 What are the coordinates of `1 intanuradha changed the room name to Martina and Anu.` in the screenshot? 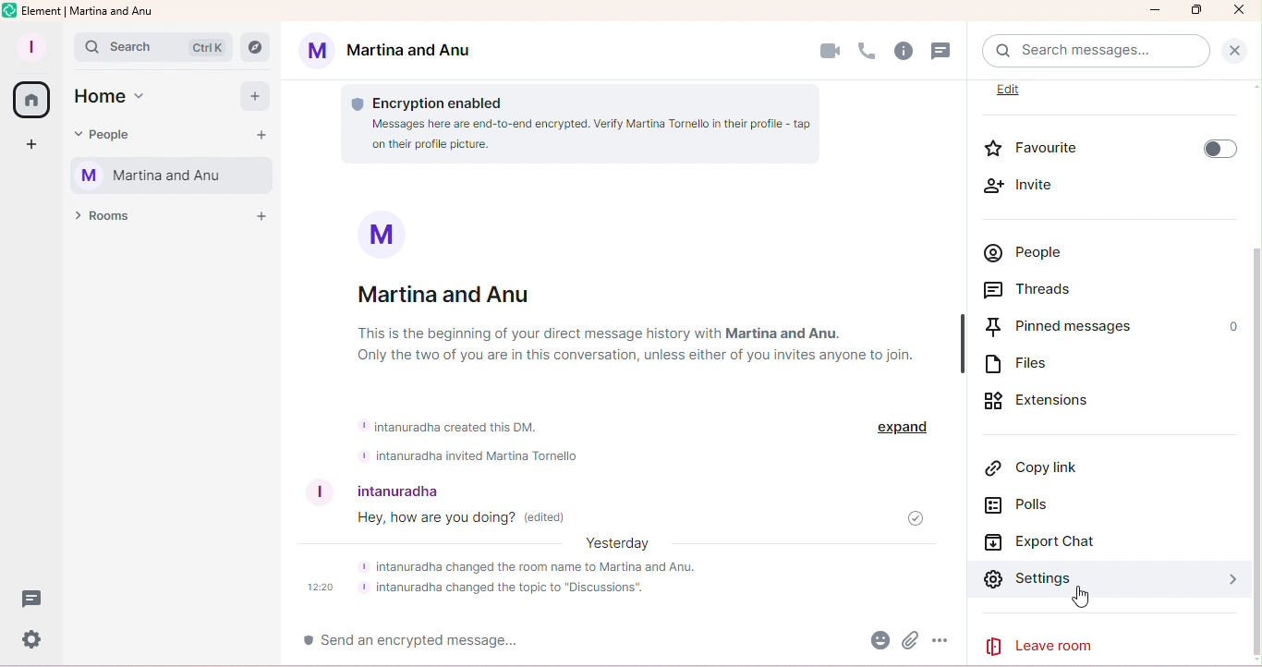 It's located at (553, 566).